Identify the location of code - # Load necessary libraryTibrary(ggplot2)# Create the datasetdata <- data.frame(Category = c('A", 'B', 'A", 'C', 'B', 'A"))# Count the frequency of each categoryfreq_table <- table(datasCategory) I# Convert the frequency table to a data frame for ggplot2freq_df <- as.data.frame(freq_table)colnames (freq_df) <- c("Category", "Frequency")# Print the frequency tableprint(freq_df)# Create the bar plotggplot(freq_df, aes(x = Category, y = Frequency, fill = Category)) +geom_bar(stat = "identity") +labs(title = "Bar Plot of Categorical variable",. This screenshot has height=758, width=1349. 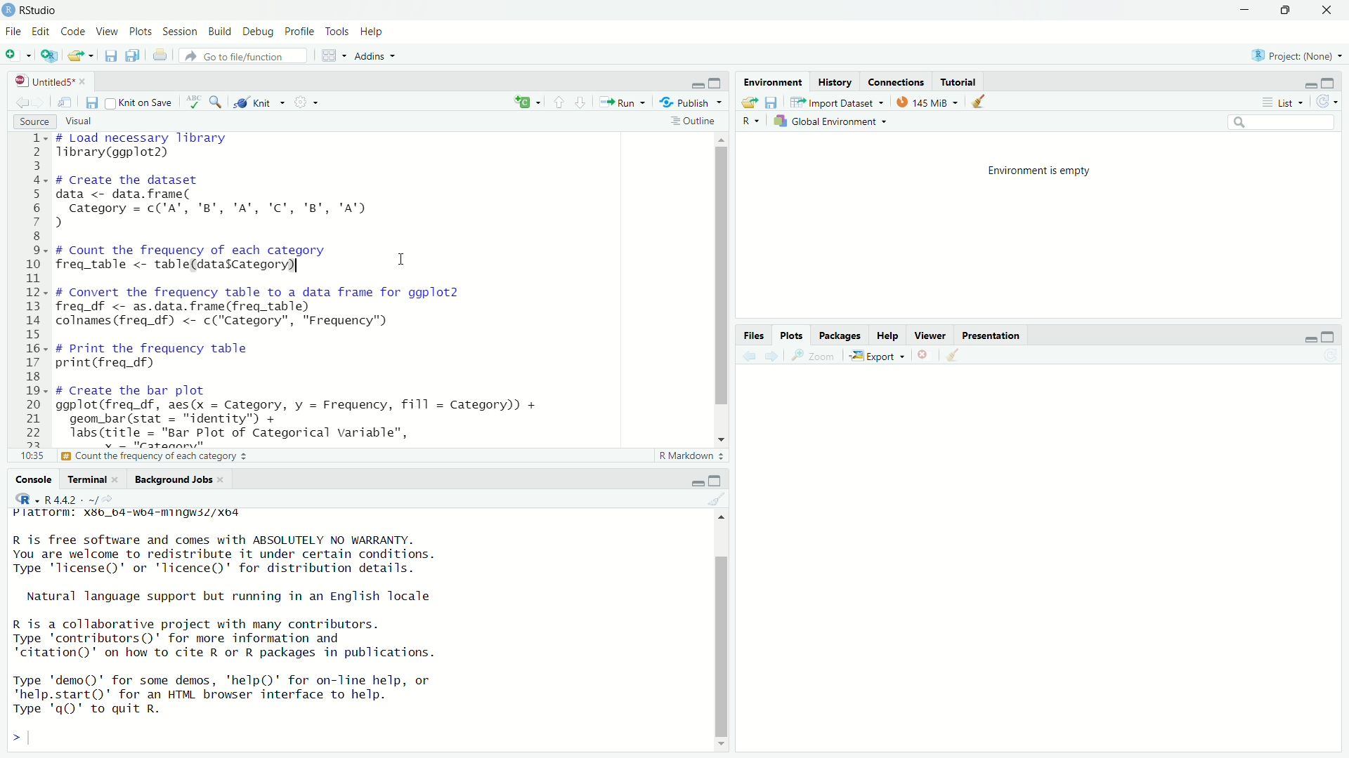
(338, 290).